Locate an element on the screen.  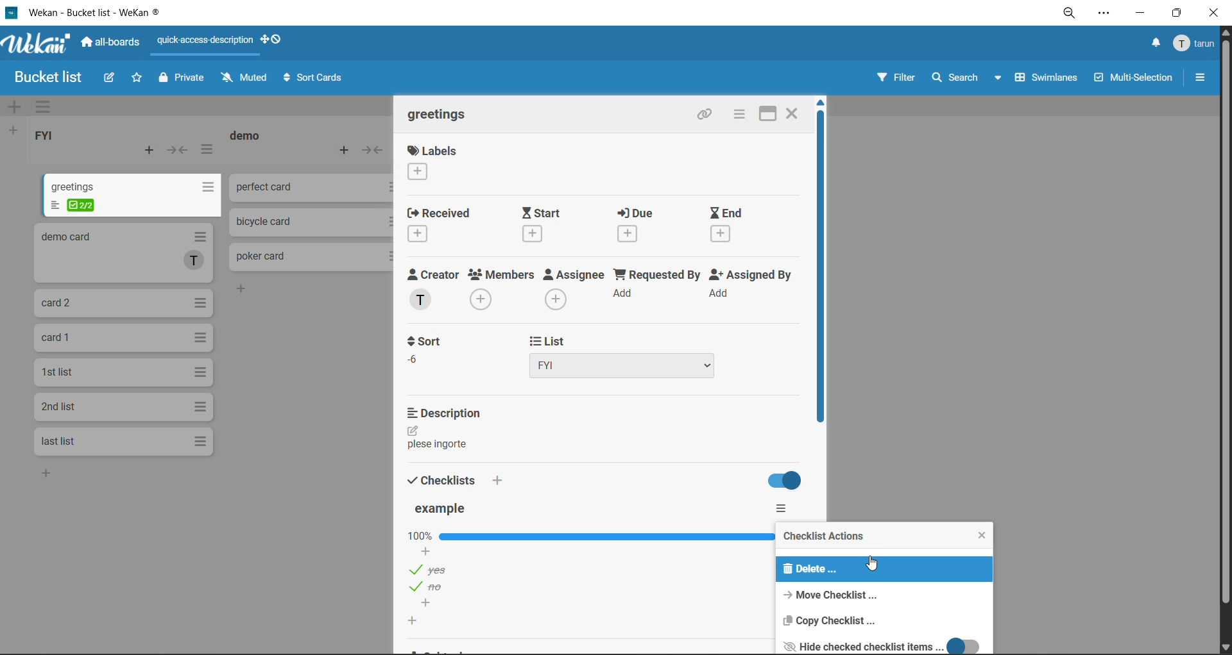
add new checklist is located at coordinates (422, 621).